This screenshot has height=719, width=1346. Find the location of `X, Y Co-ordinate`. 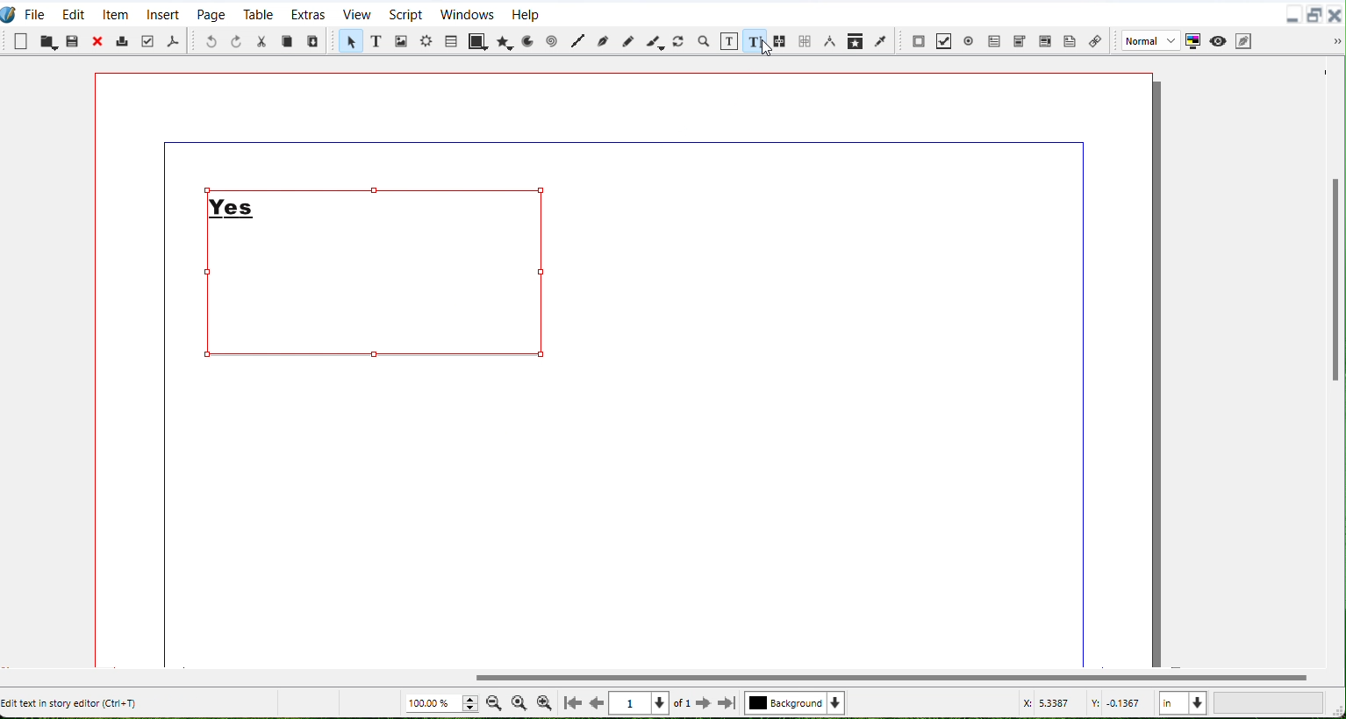

X, Y Co-ordinate is located at coordinates (1085, 703).